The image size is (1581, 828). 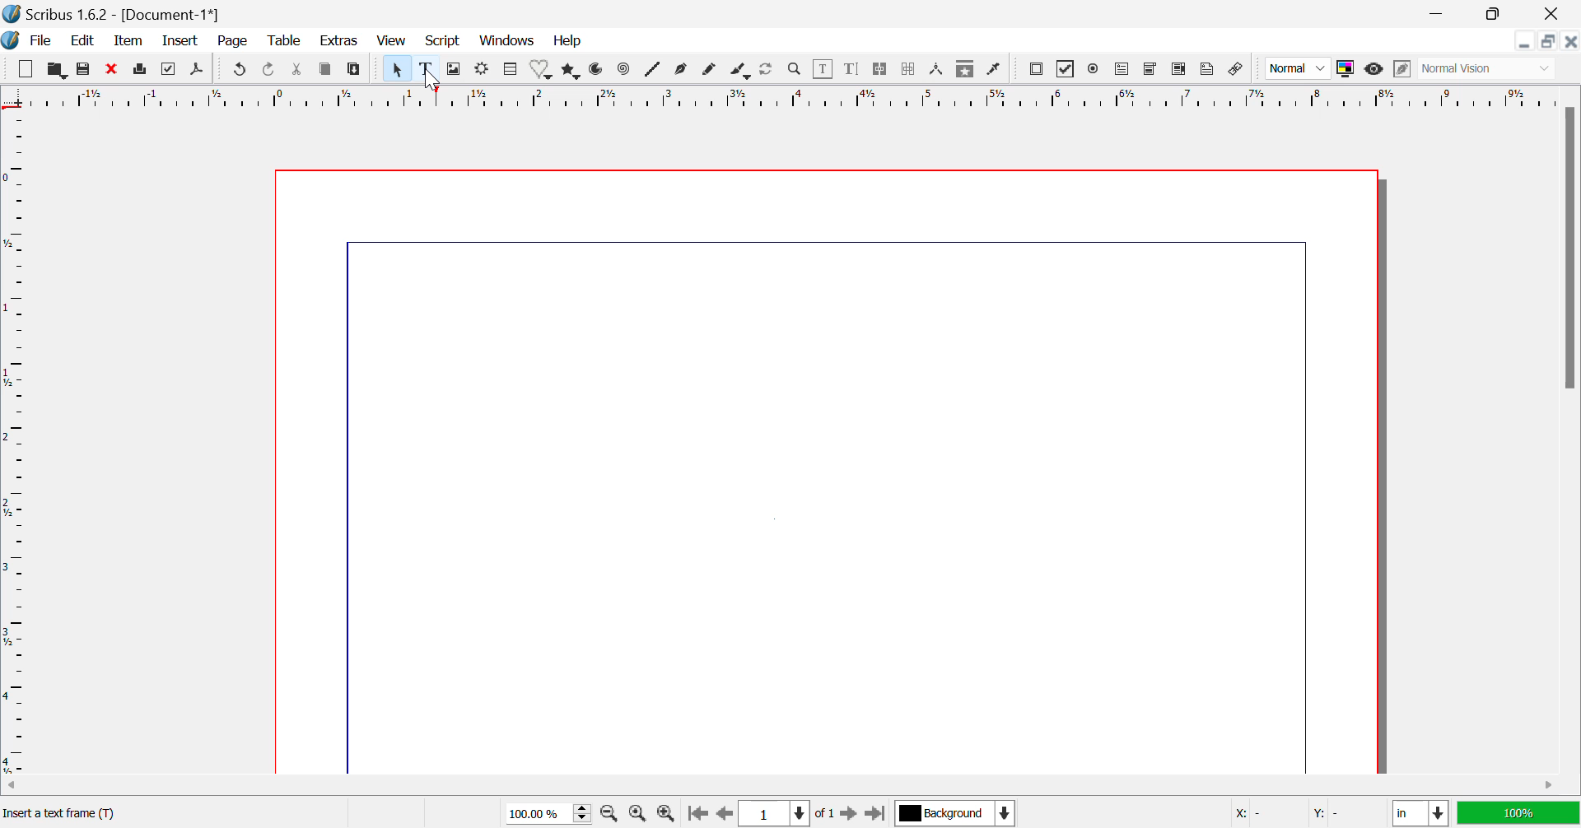 I want to click on Image Frame, so click(x=455, y=69).